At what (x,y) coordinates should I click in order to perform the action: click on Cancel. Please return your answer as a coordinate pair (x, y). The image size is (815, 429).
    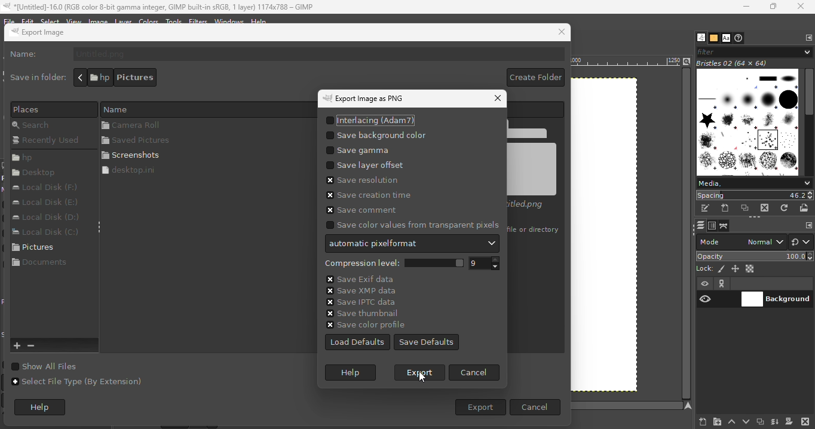
    Looking at the image, I should click on (475, 374).